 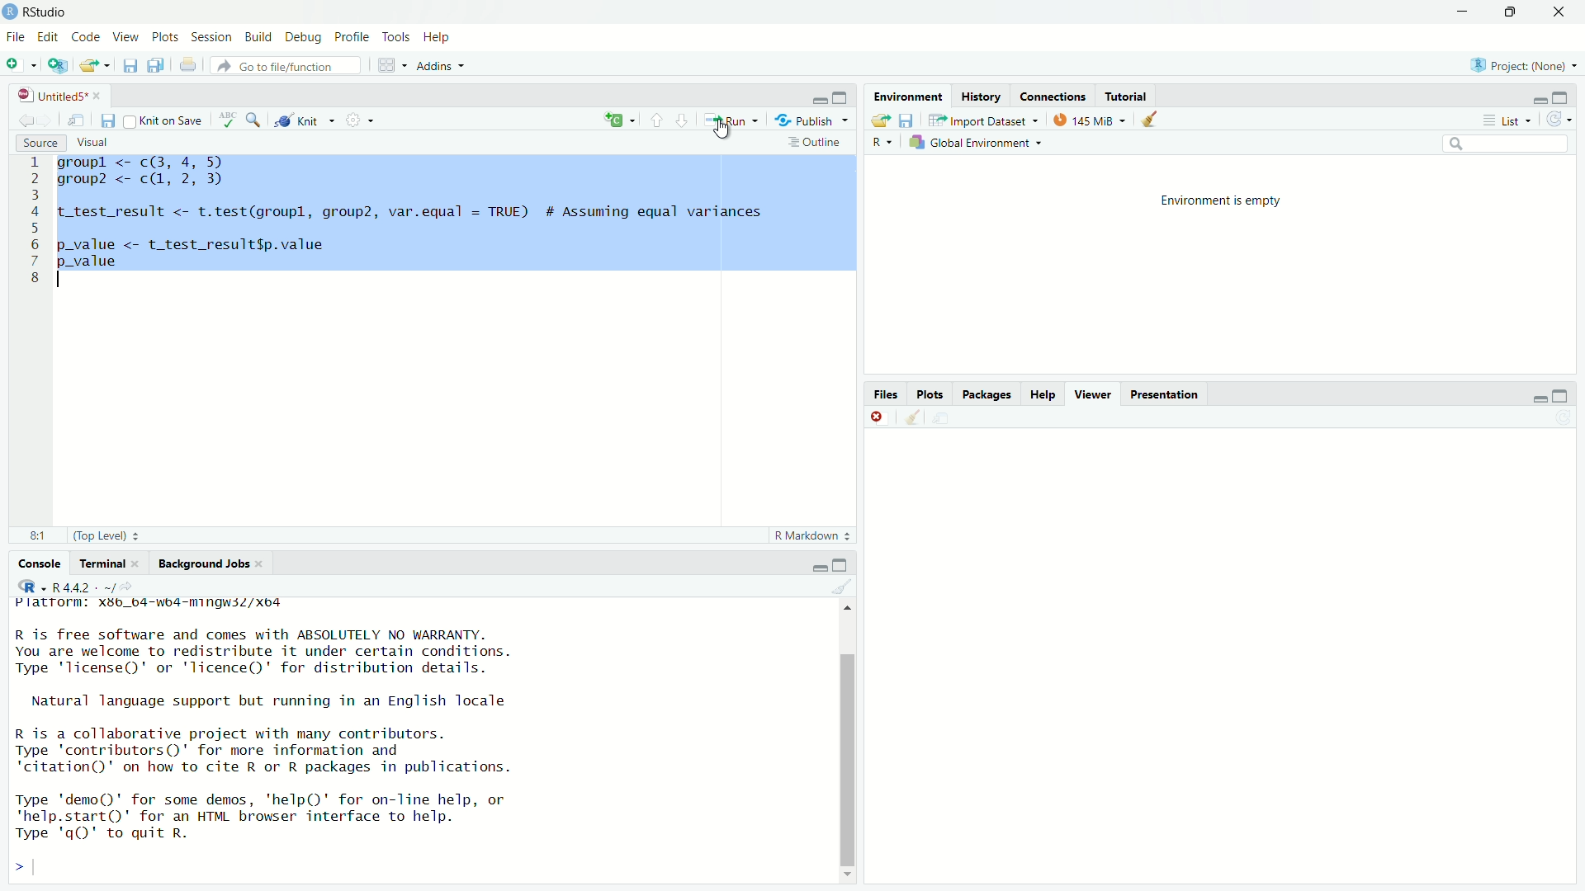 I want to click on Plots, so click(x=165, y=35).